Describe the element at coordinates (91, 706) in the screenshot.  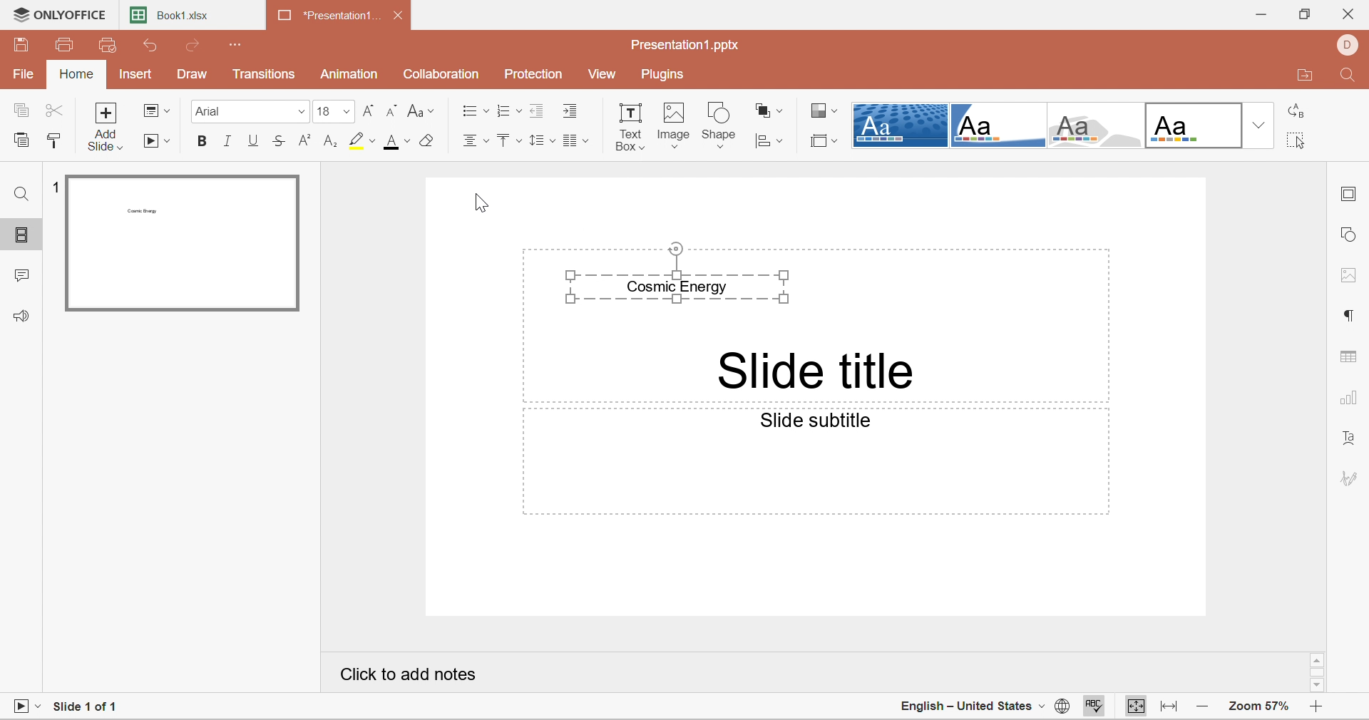
I see `Slide 1 of 1` at that location.